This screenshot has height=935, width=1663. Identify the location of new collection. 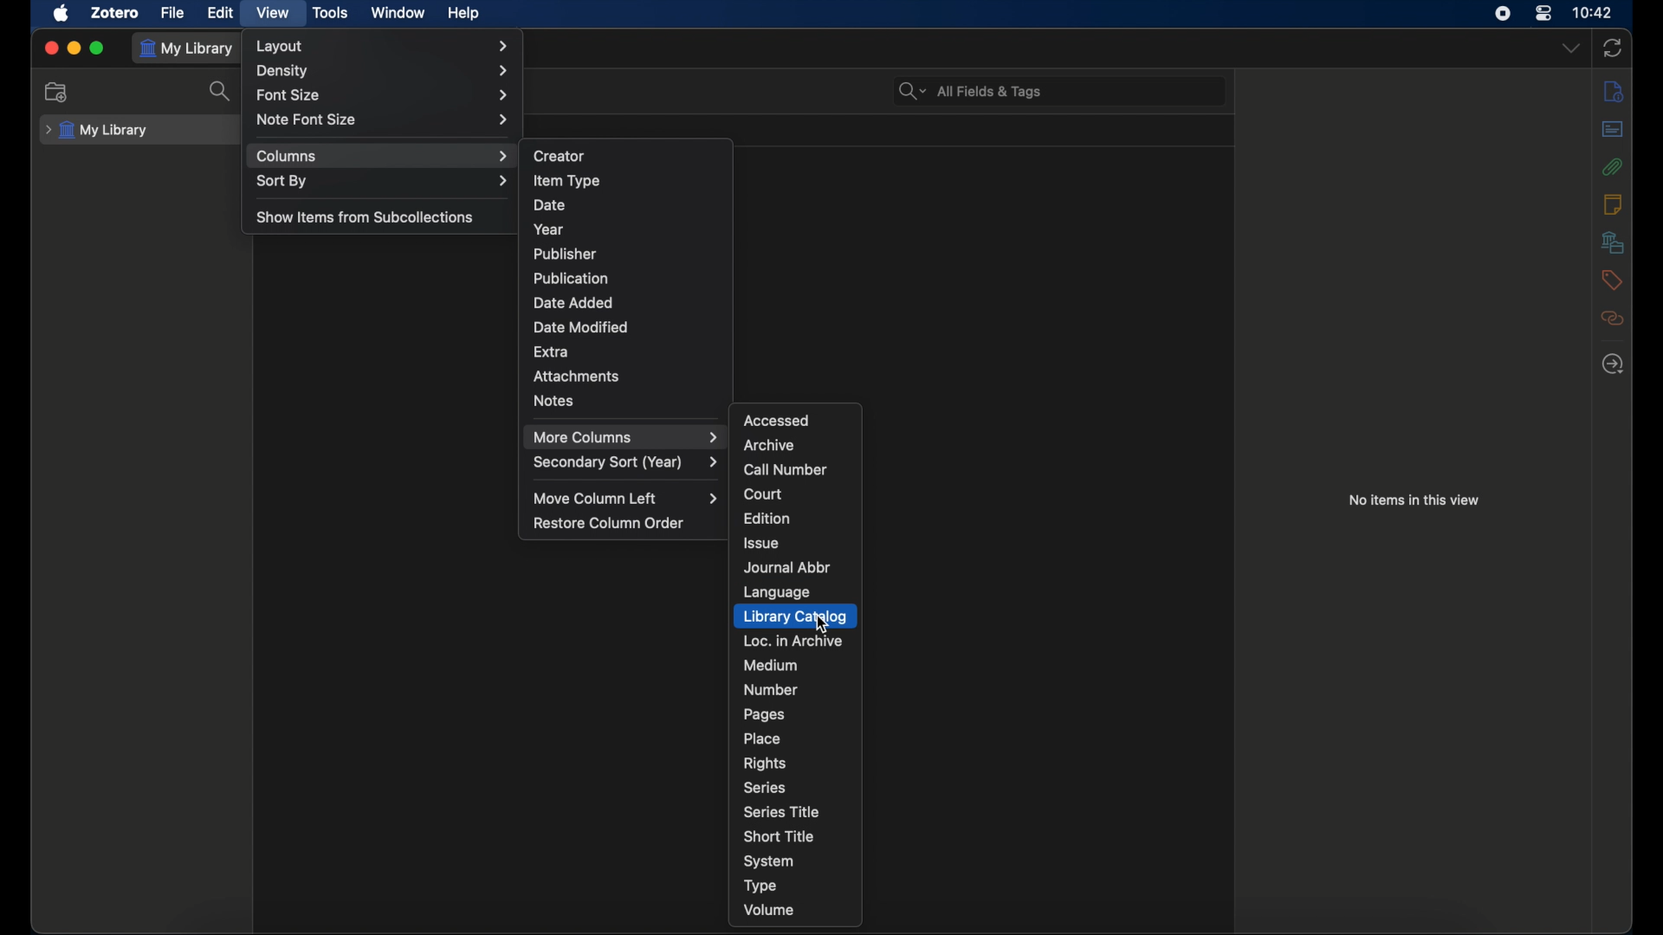
(56, 92).